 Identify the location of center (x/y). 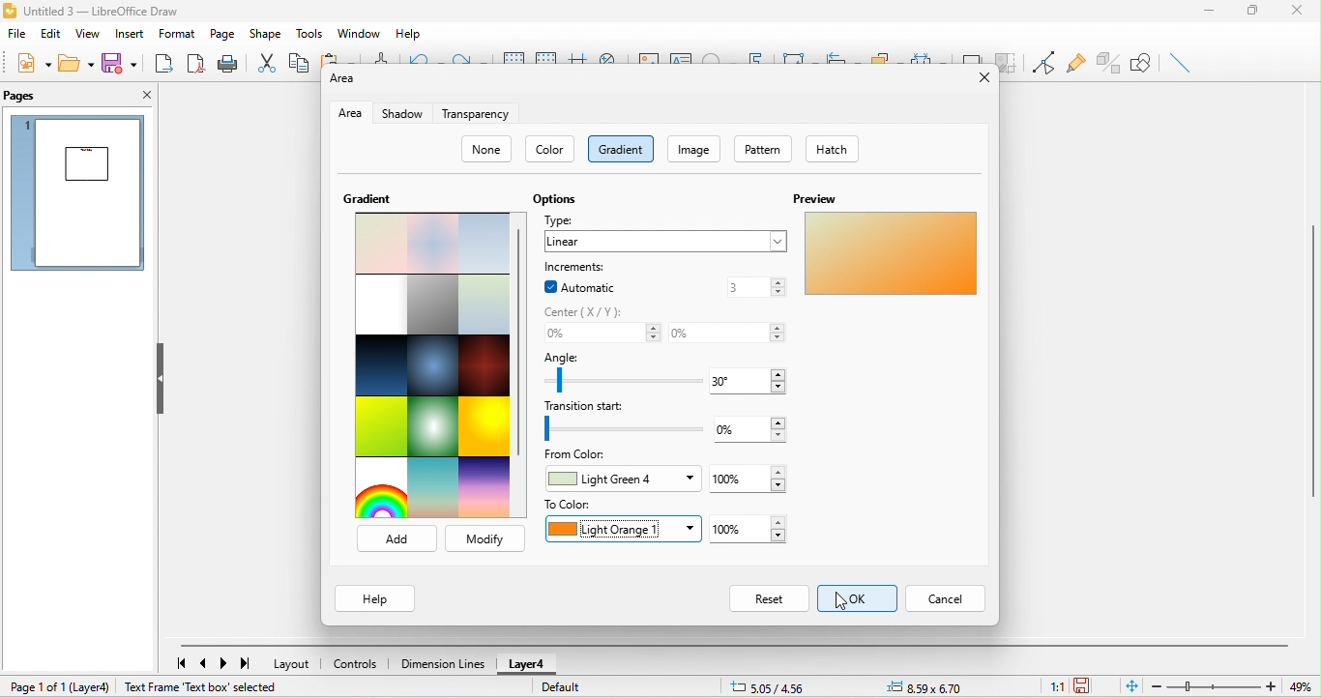
(593, 311).